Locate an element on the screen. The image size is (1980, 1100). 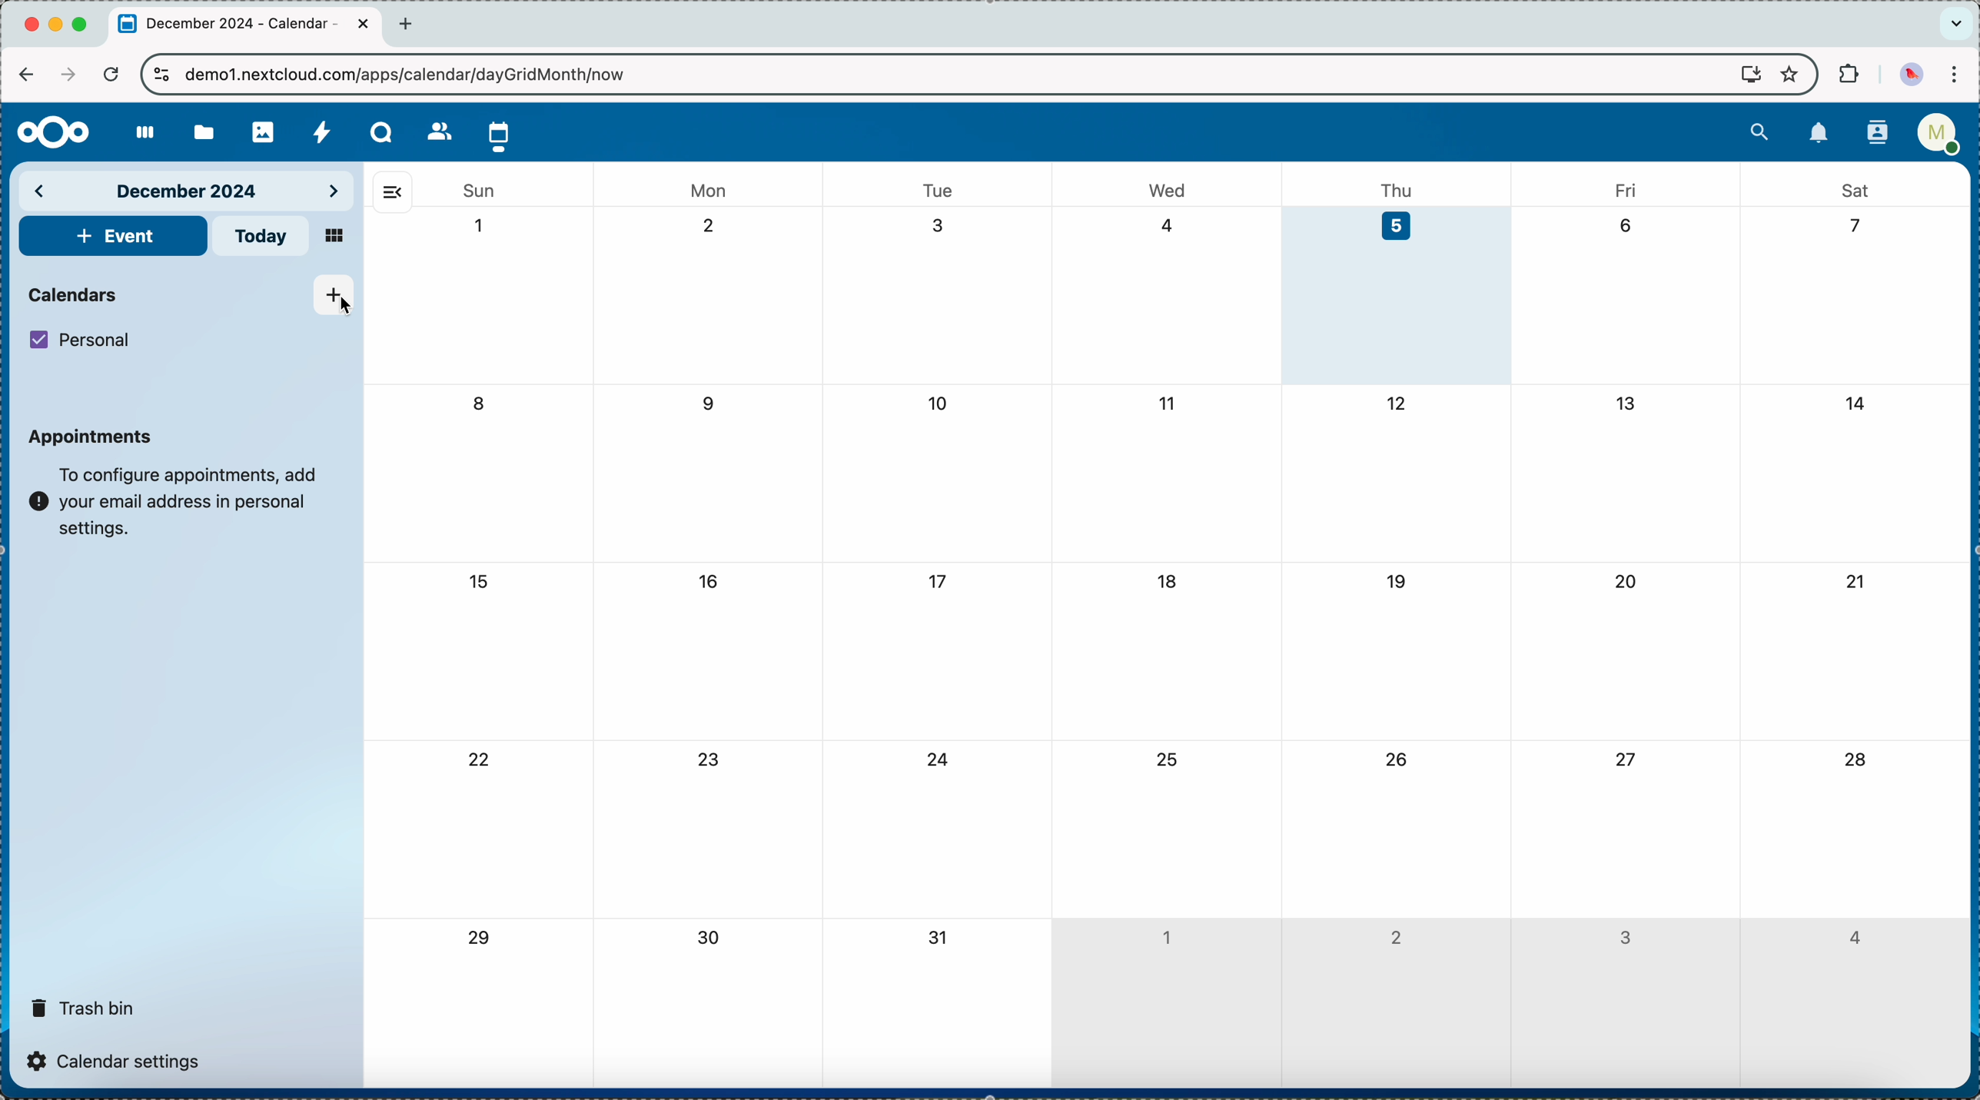
photos is located at coordinates (262, 128).